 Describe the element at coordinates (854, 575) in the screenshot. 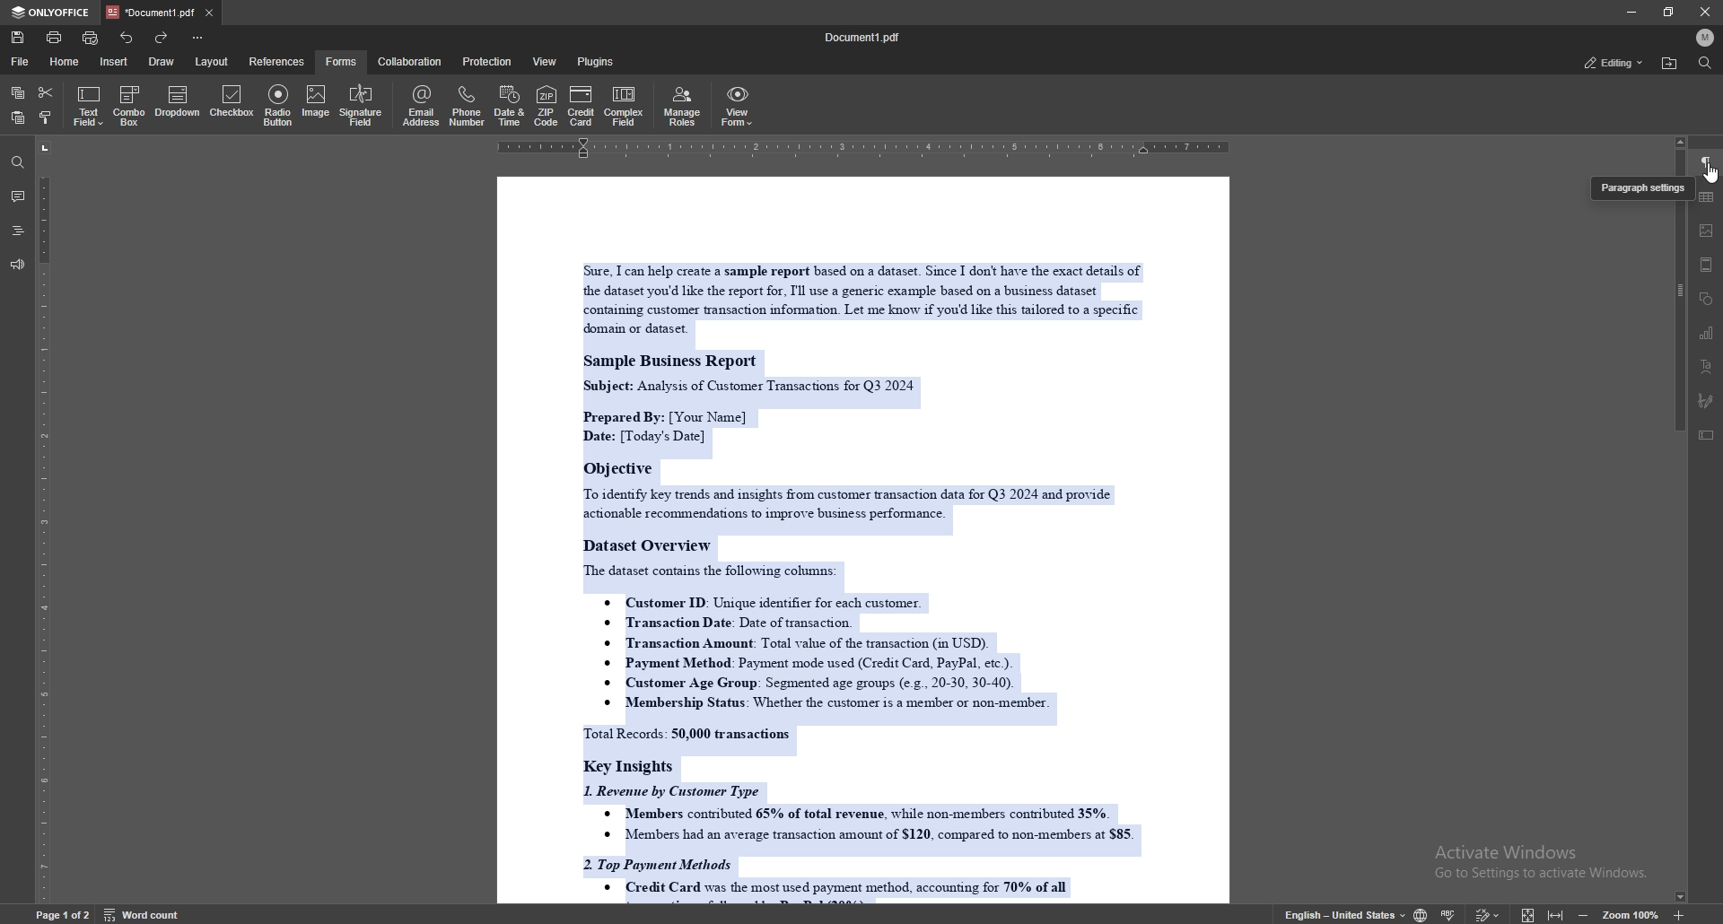

I see `text selected` at that location.